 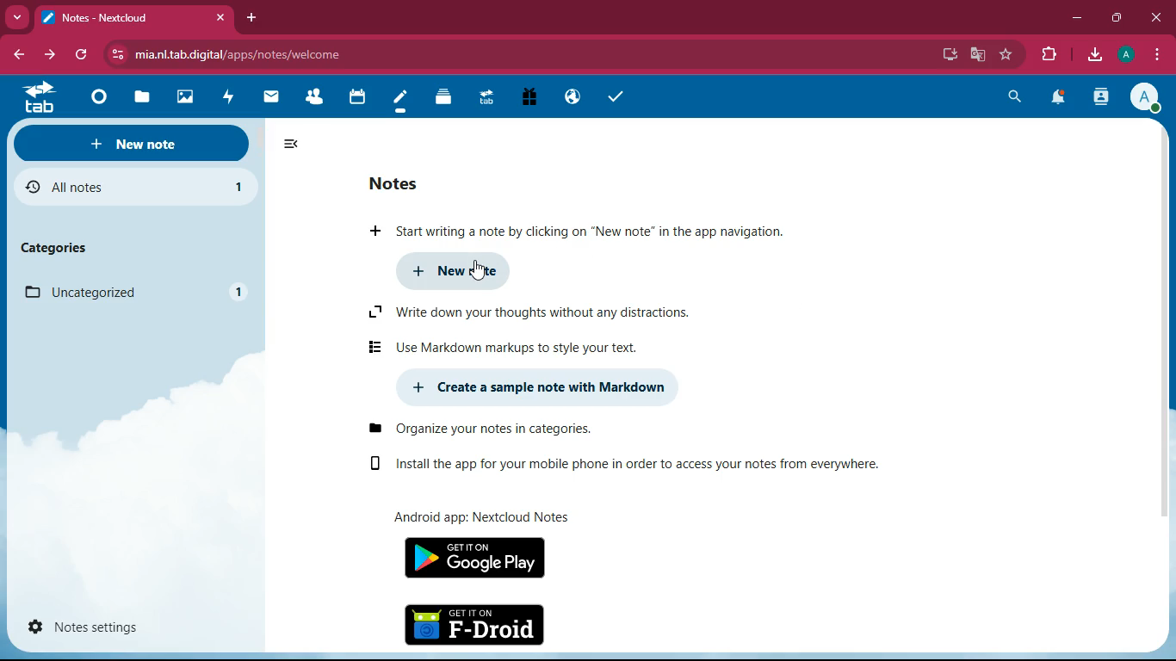 What do you see at coordinates (947, 55) in the screenshot?
I see `desktop` at bounding box center [947, 55].